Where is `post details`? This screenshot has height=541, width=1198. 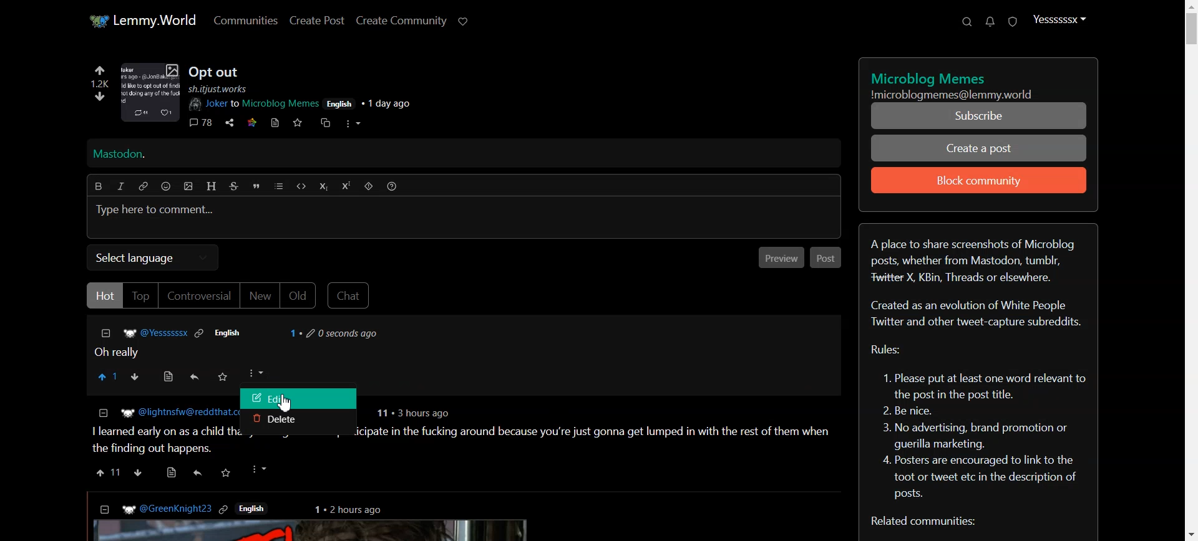
post details is located at coordinates (316, 99).